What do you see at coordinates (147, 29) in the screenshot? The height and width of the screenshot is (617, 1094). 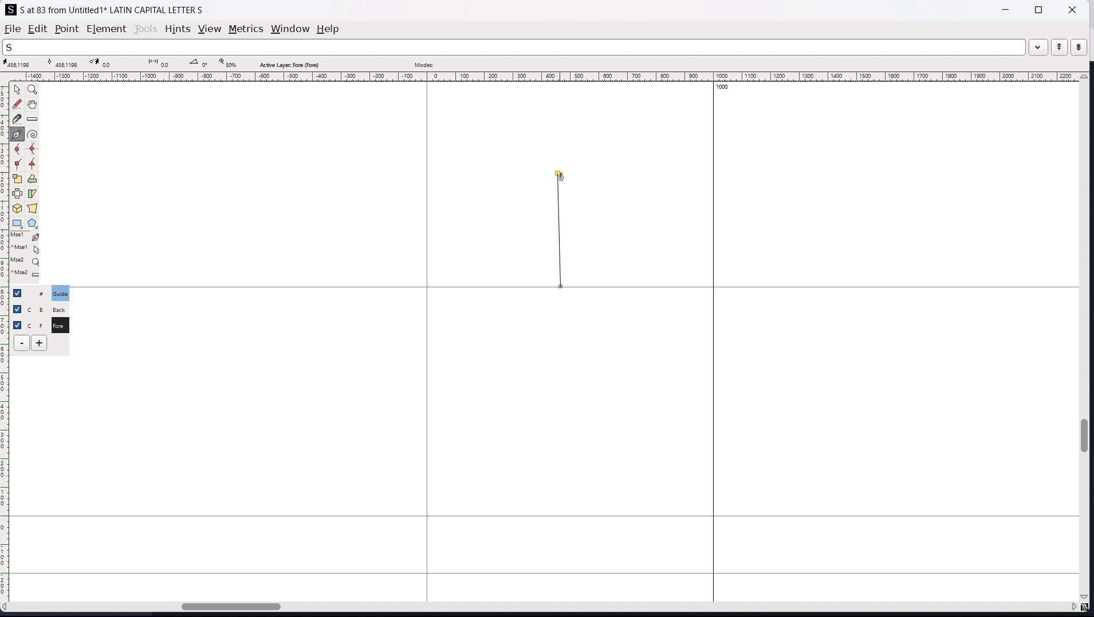 I see `tools` at bounding box center [147, 29].